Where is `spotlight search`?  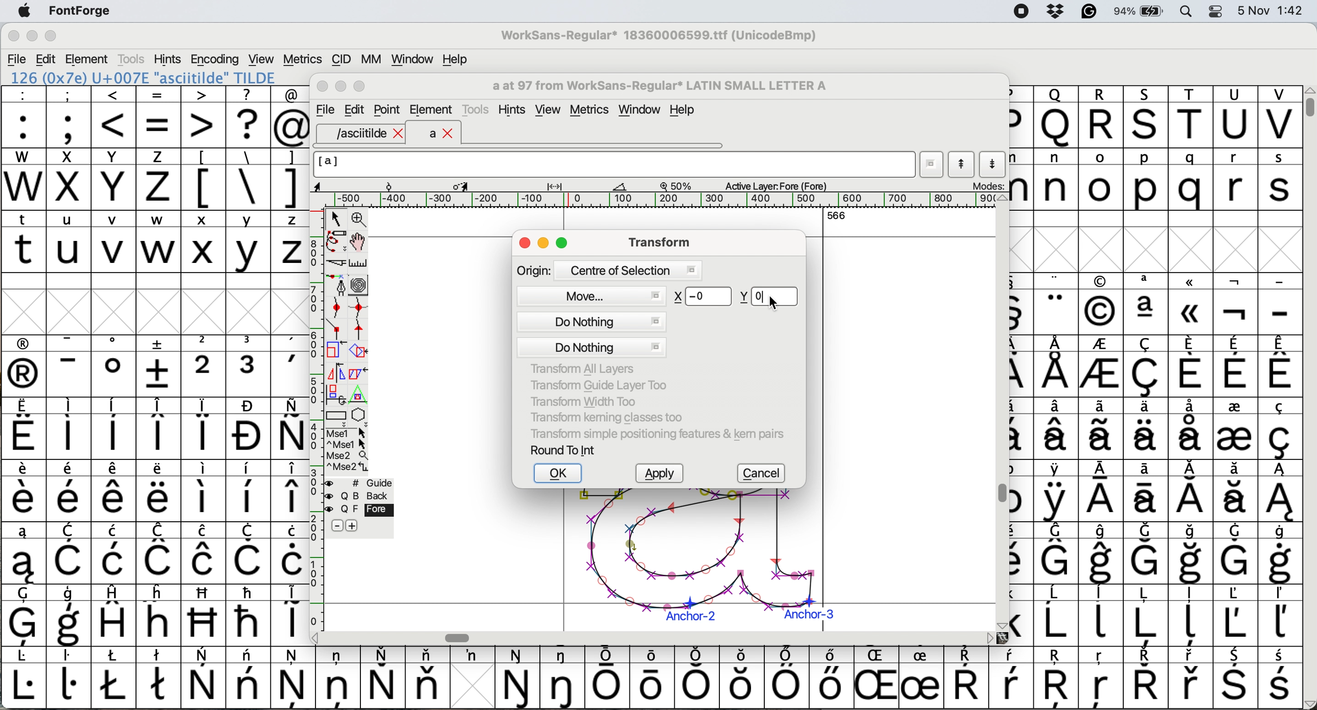 spotlight search is located at coordinates (1192, 11).